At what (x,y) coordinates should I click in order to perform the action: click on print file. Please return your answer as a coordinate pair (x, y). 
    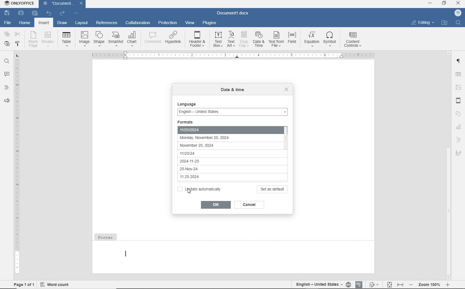
    Looking at the image, I should click on (22, 13).